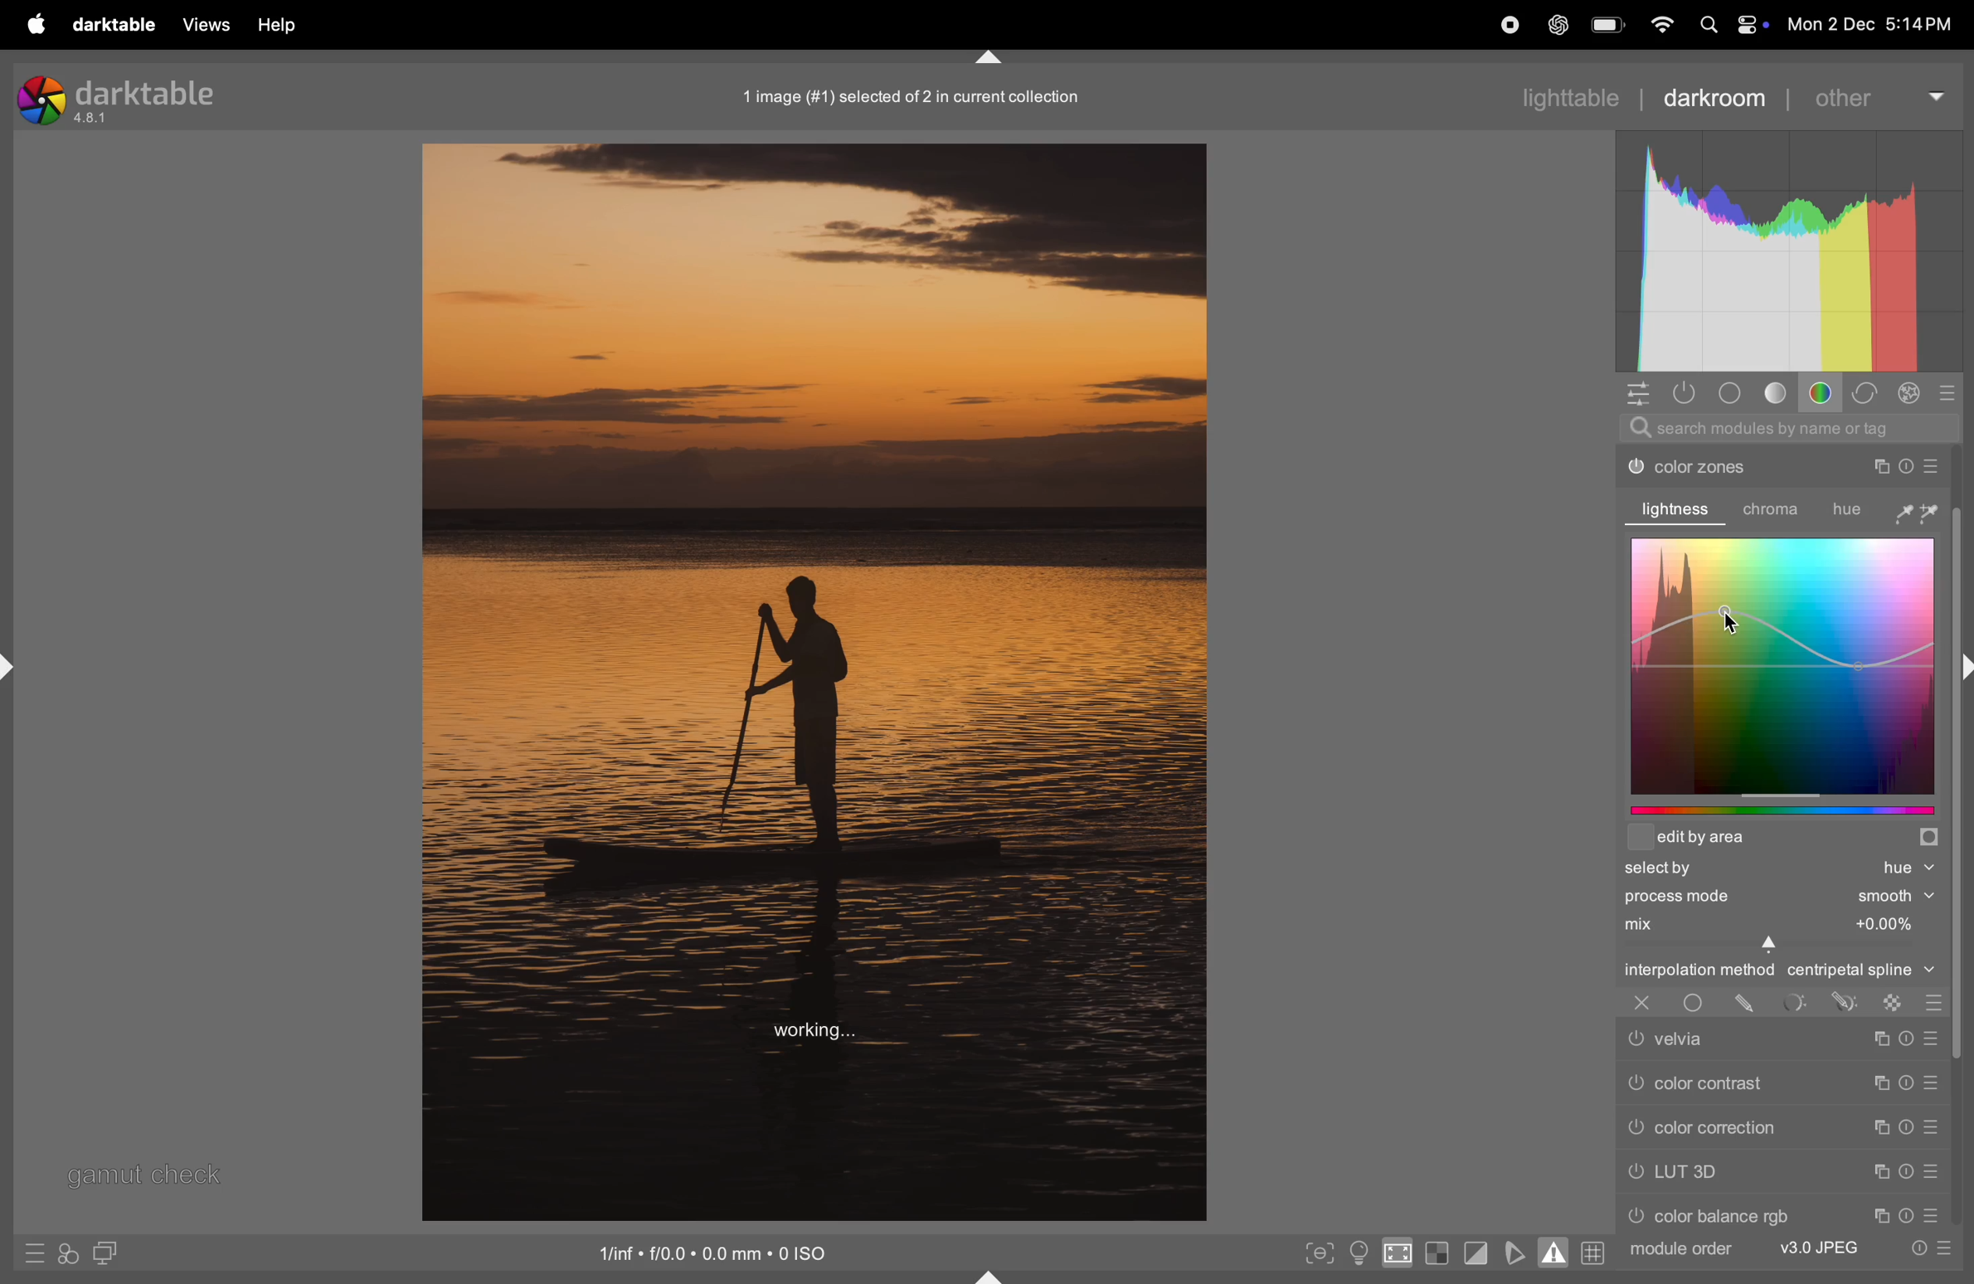  I want to click on Smooth, so click(1896, 897).